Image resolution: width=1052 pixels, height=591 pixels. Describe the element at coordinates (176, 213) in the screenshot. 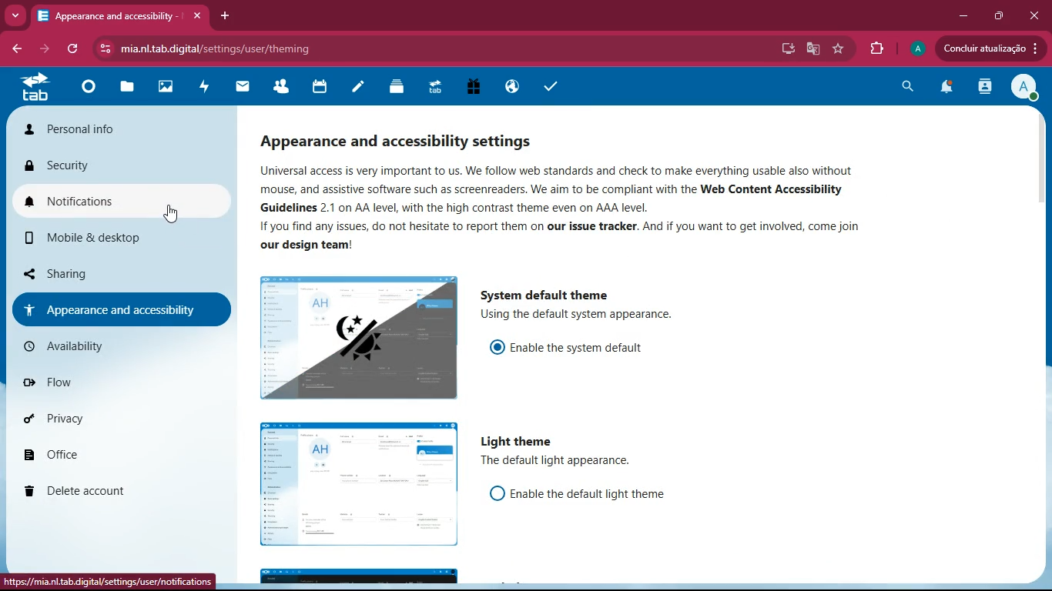

I see `cursor` at that location.